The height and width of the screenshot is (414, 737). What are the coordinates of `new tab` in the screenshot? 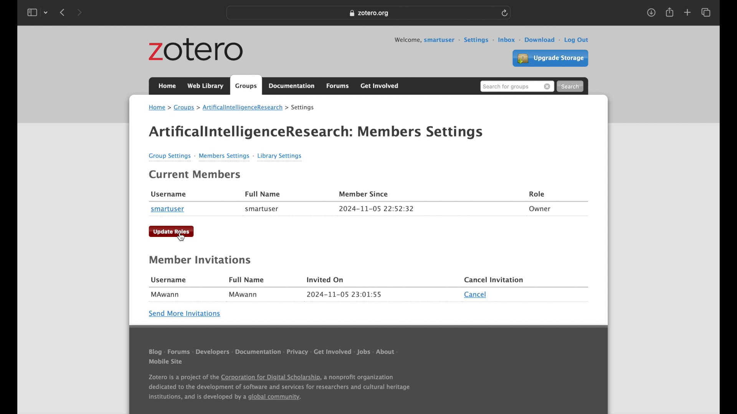 It's located at (687, 13).